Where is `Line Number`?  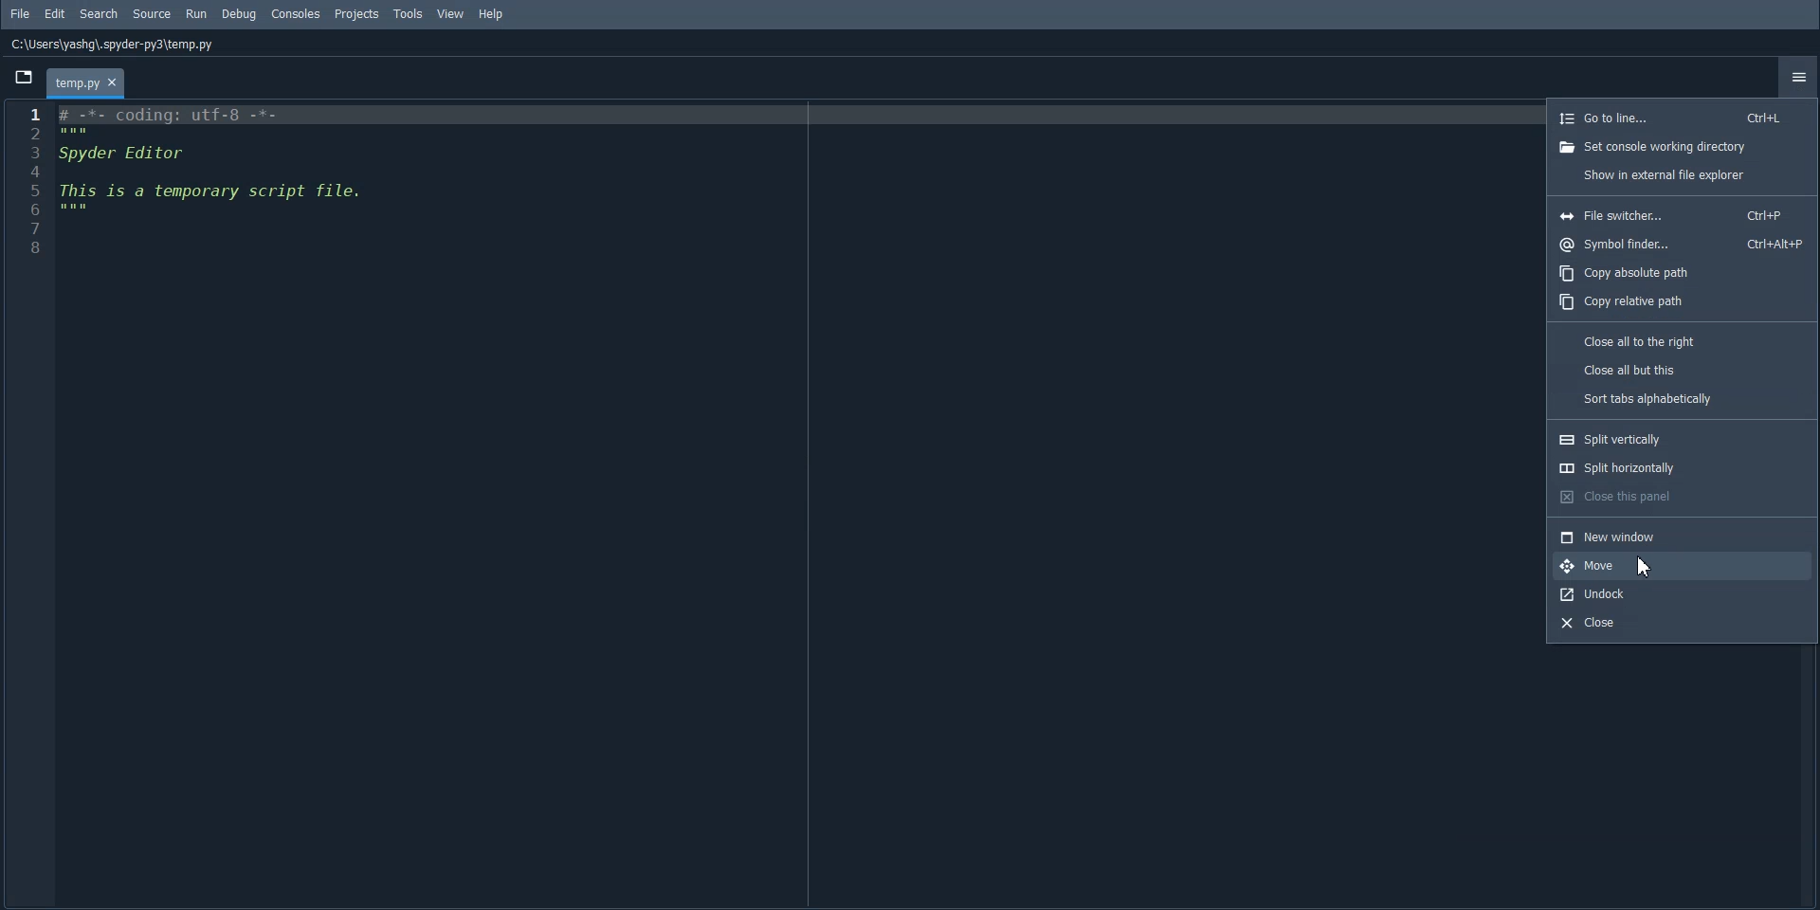 Line Number is located at coordinates (32, 180).